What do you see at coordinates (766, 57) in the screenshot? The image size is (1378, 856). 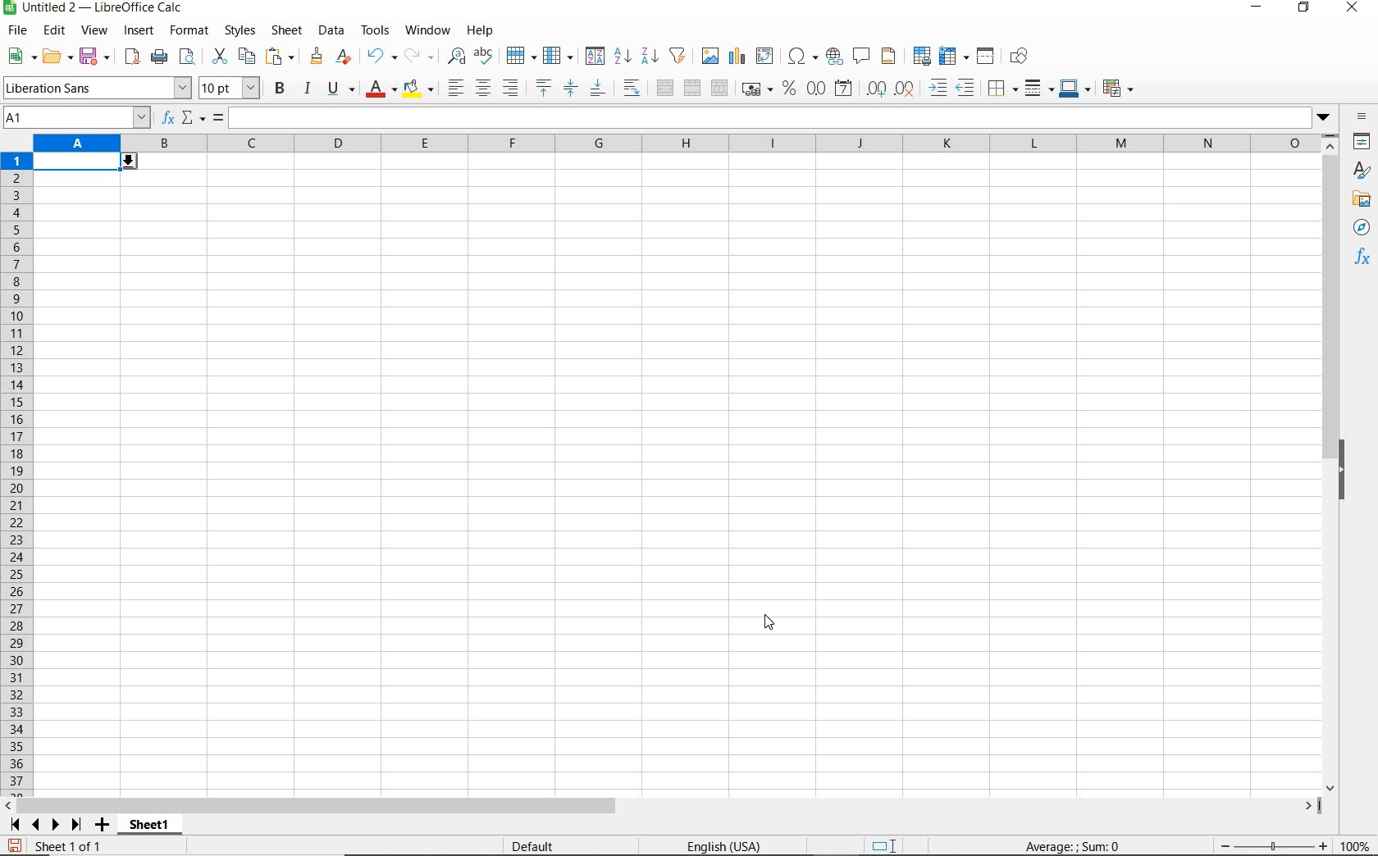 I see `insert or edit pivot table` at bounding box center [766, 57].